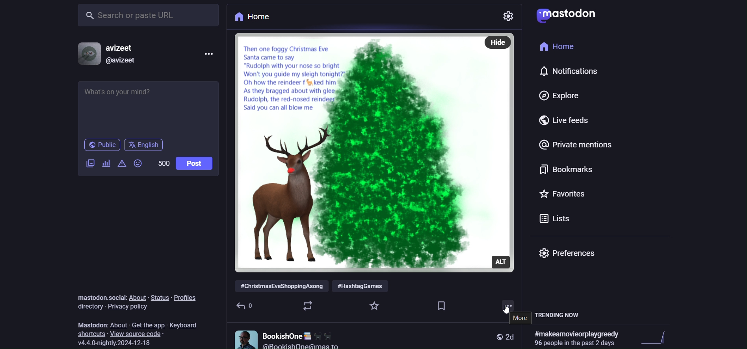 Image resolution: width=747 pixels, height=349 pixels. What do you see at coordinates (91, 54) in the screenshot?
I see `profile picture` at bounding box center [91, 54].